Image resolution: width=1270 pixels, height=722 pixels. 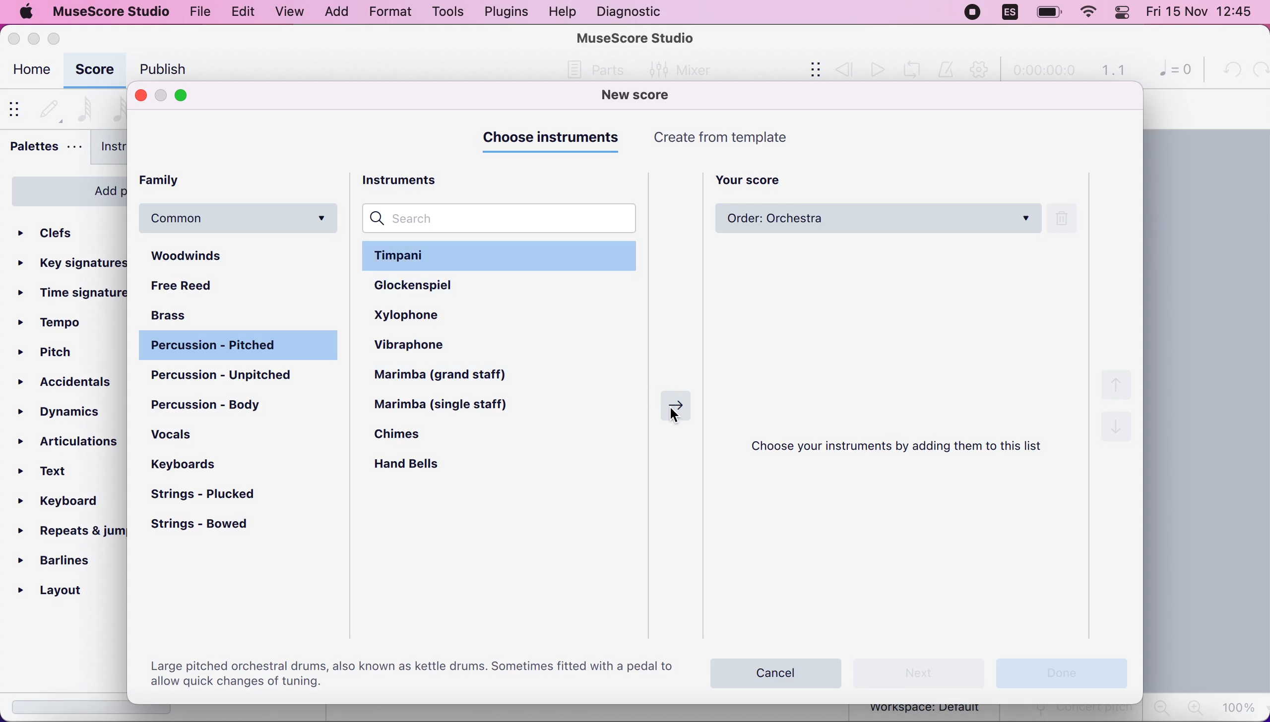 What do you see at coordinates (444, 12) in the screenshot?
I see `tools` at bounding box center [444, 12].